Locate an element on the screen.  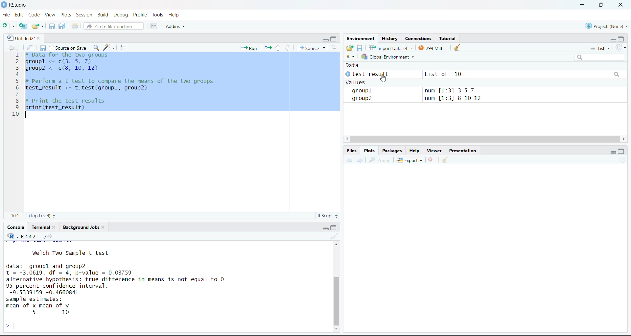
compile report is located at coordinates (123, 47).